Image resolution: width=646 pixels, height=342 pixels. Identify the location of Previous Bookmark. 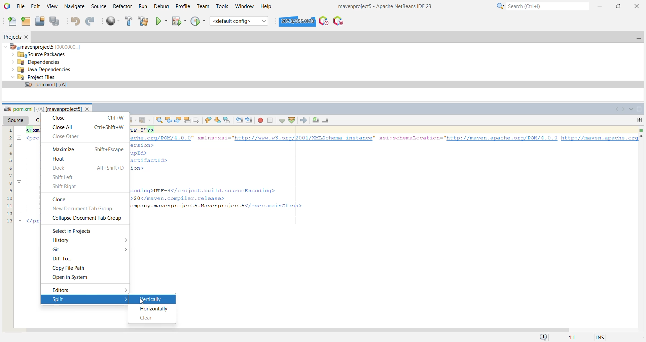
(208, 120).